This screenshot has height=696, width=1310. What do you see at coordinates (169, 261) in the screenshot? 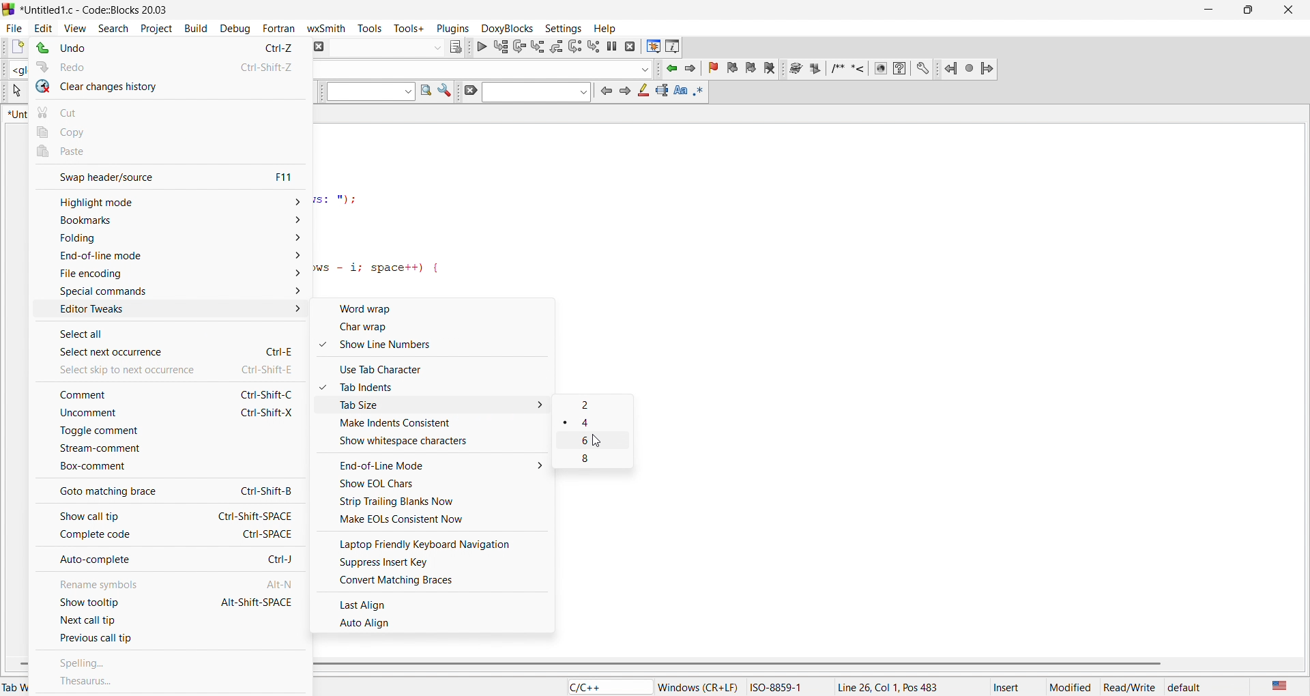
I see `end of line mode` at bounding box center [169, 261].